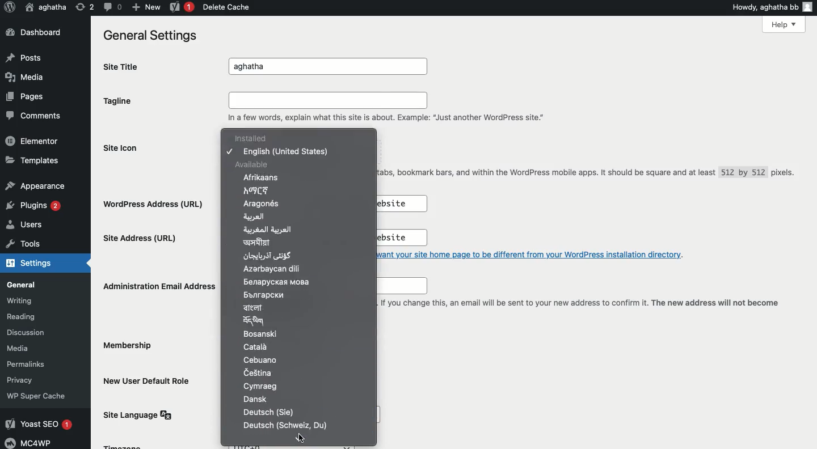 This screenshot has height=449, width=817. I want to click on Administration email address, so click(158, 285).